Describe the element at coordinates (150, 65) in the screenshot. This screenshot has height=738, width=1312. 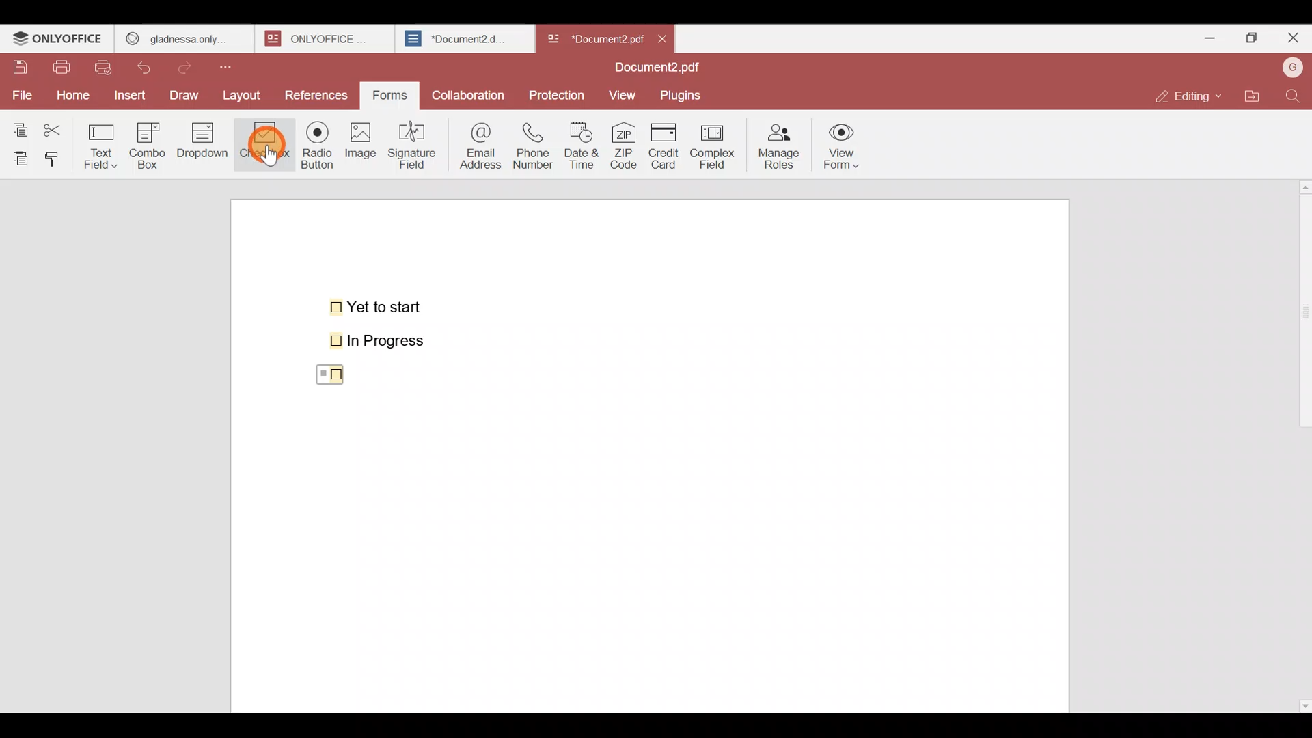
I see `Undo` at that location.